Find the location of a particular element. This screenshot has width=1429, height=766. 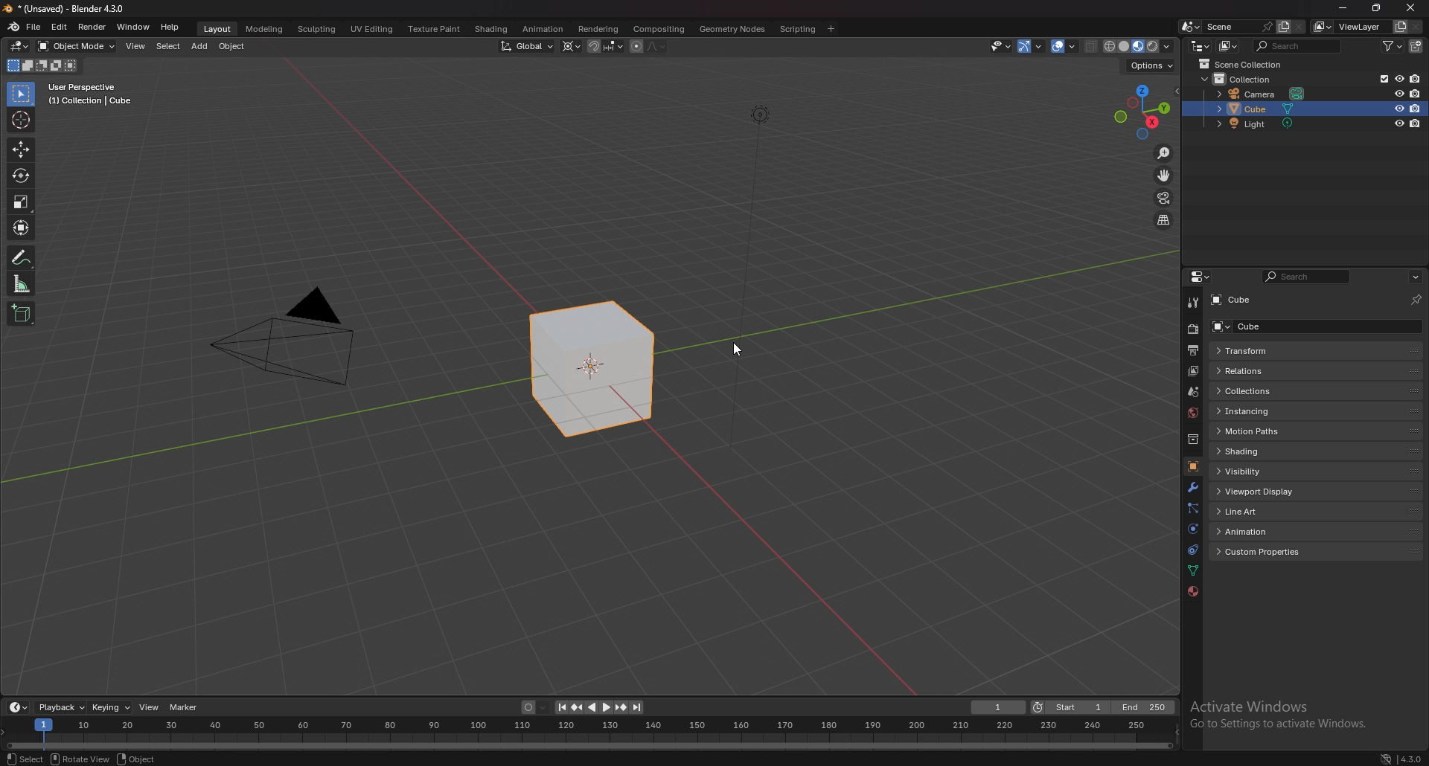

current frame is located at coordinates (999, 707).